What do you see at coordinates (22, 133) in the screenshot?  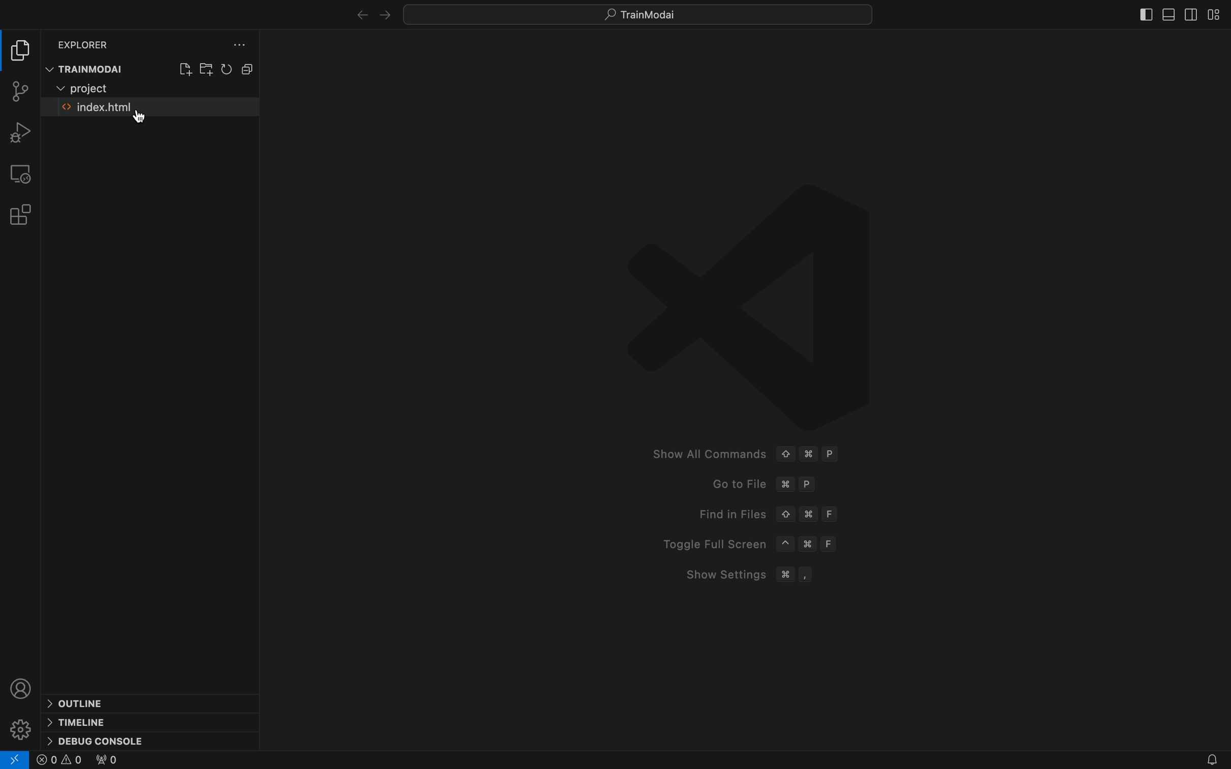 I see `debug tool` at bounding box center [22, 133].